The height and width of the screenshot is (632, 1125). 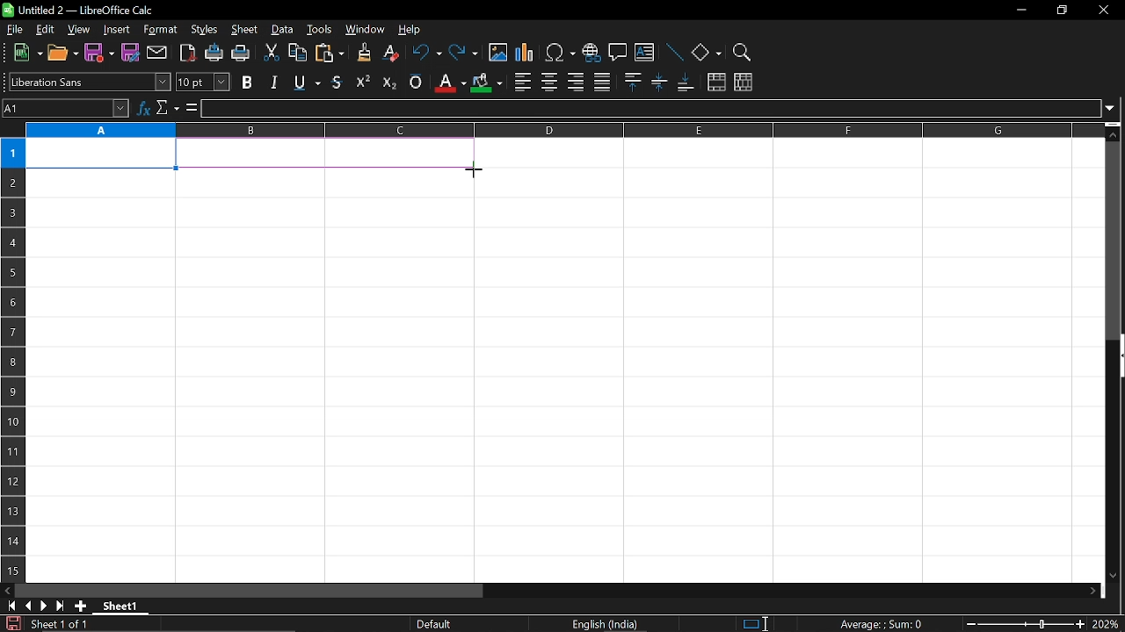 I want to click on text size, so click(x=203, y=82).